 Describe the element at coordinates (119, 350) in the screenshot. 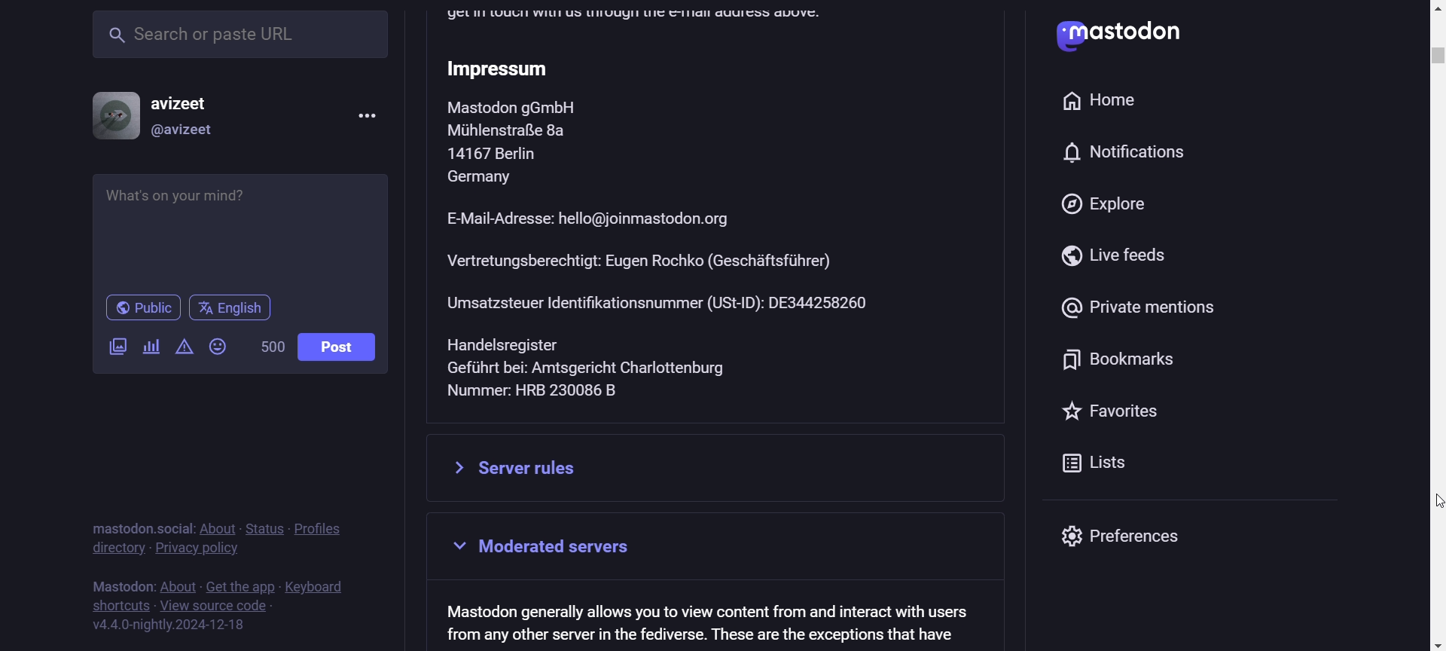

I see `add a image` at that location.